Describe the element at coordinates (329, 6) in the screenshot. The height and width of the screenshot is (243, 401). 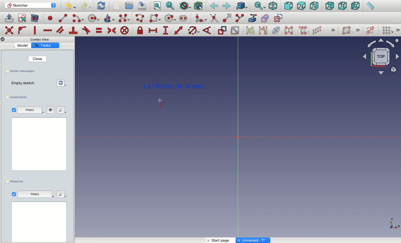
I see `Rear` at that location.